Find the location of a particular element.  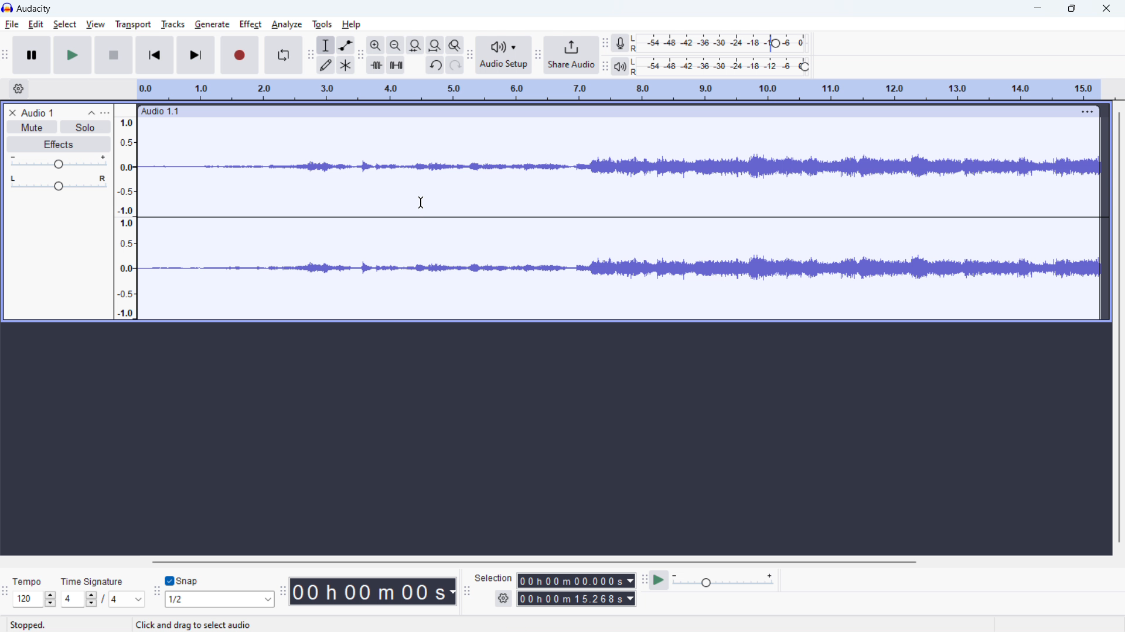

selection toolbar is located at coordinates (467, 589).